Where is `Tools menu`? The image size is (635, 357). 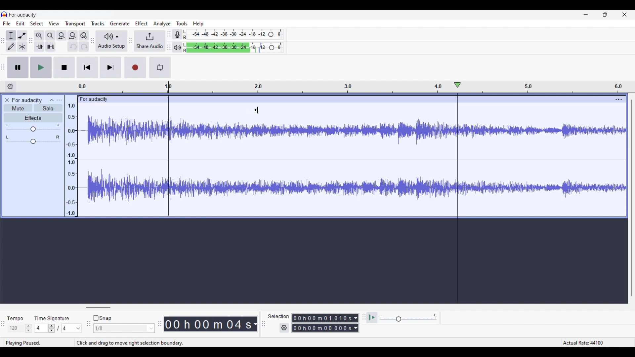 Tools menu is located at coordinates (182, 23).